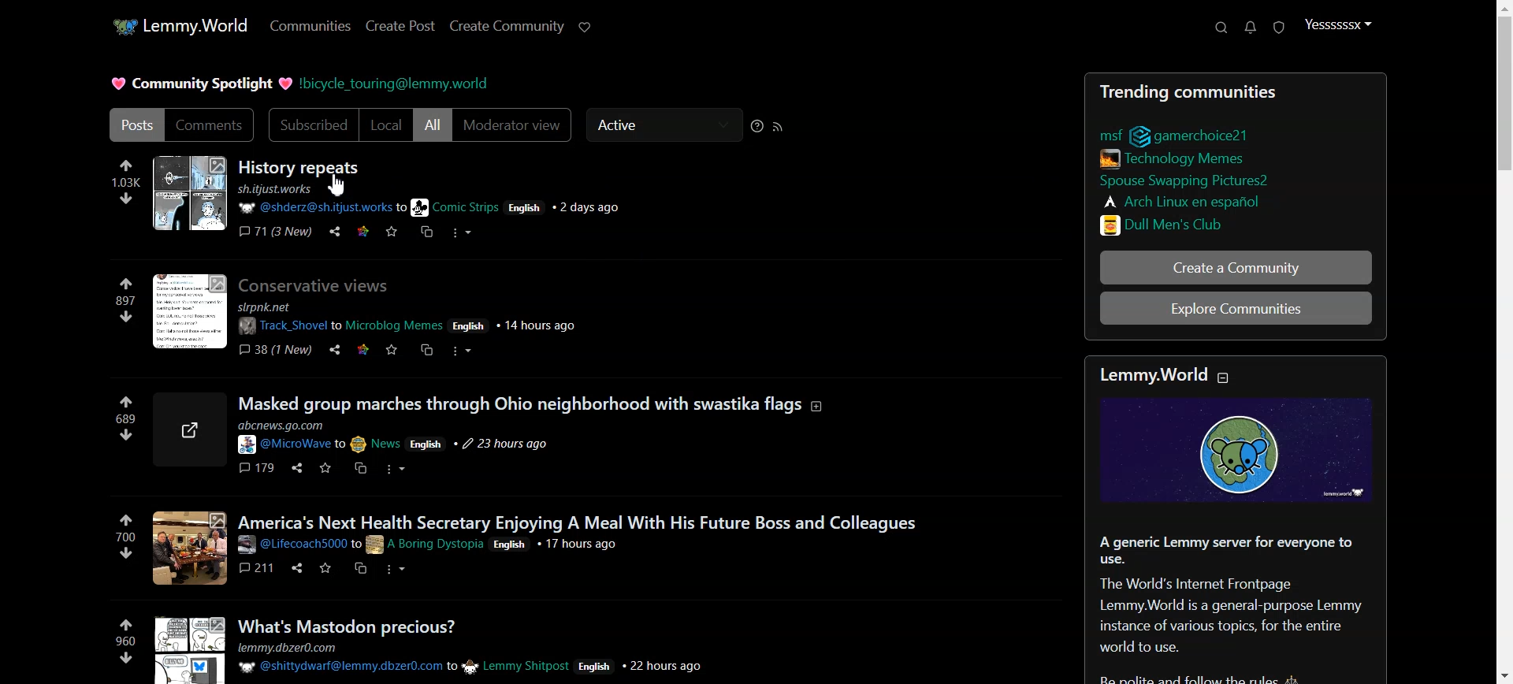 The width and height of the screenshot is (1513, 684). I want to click on Lemmy.World, so click(1161, 376).